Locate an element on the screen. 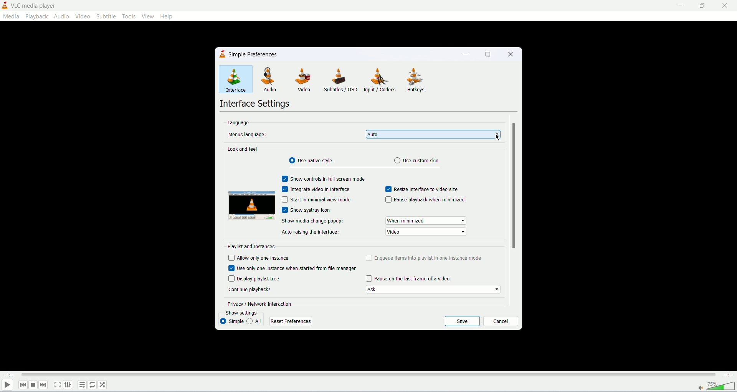 The image size is (737, 392). vlc media player is located at coordinates (36, 5).